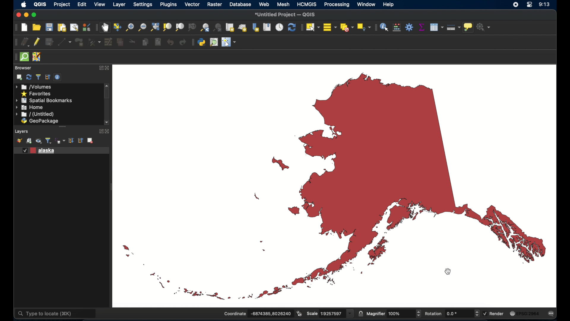 The height and width of the screenshot is (321, 570). What do you see at coordinates (145, 42) in the screenshot?
I see `copy features` at bounding box center [145, 42].